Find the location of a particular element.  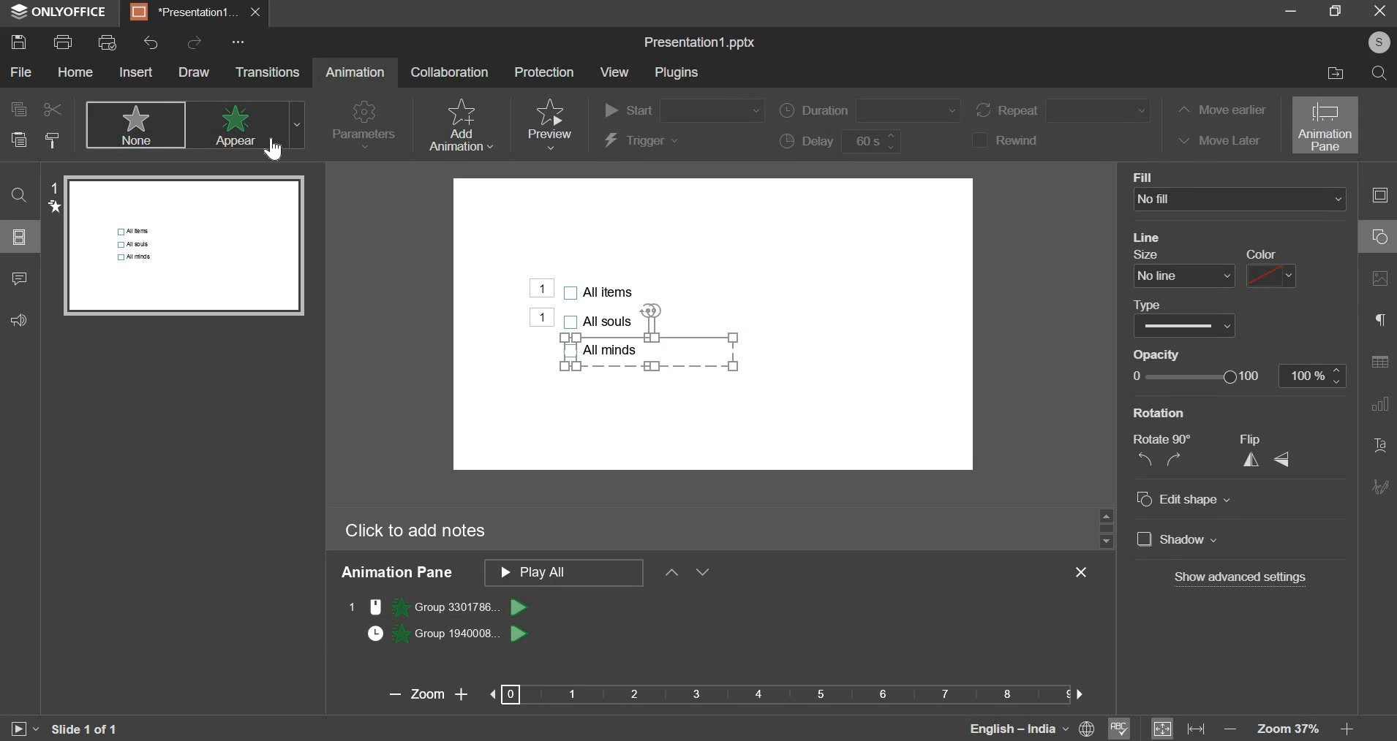

move ahead is located at coordinates (671, 570).